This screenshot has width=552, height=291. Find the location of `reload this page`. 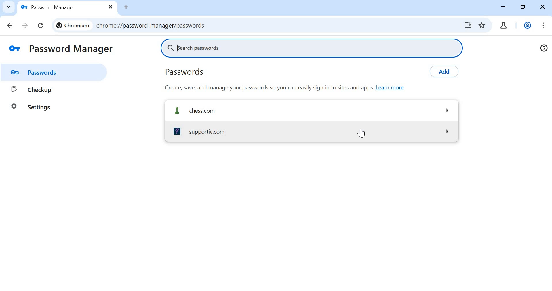

reload this page is located at coordinates (40, 25).